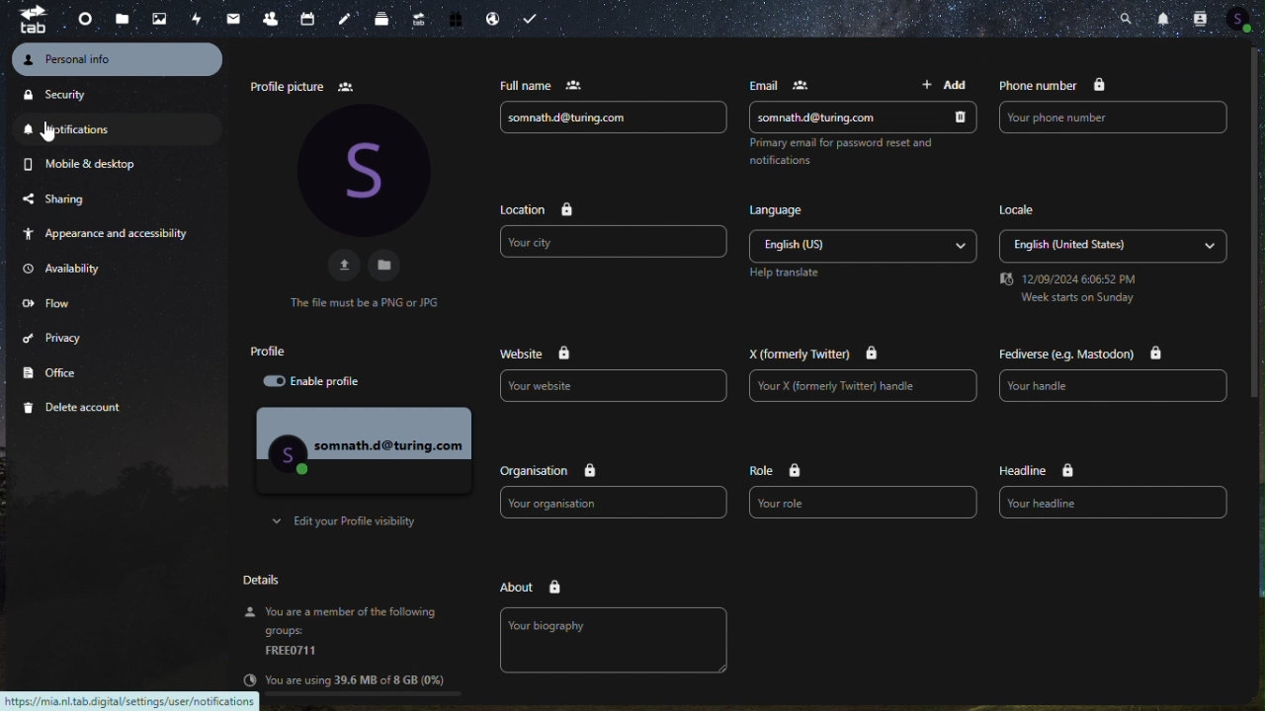  Describe the element at coordinates (864, 504) in the screenshot. I see `Your role` at that location.